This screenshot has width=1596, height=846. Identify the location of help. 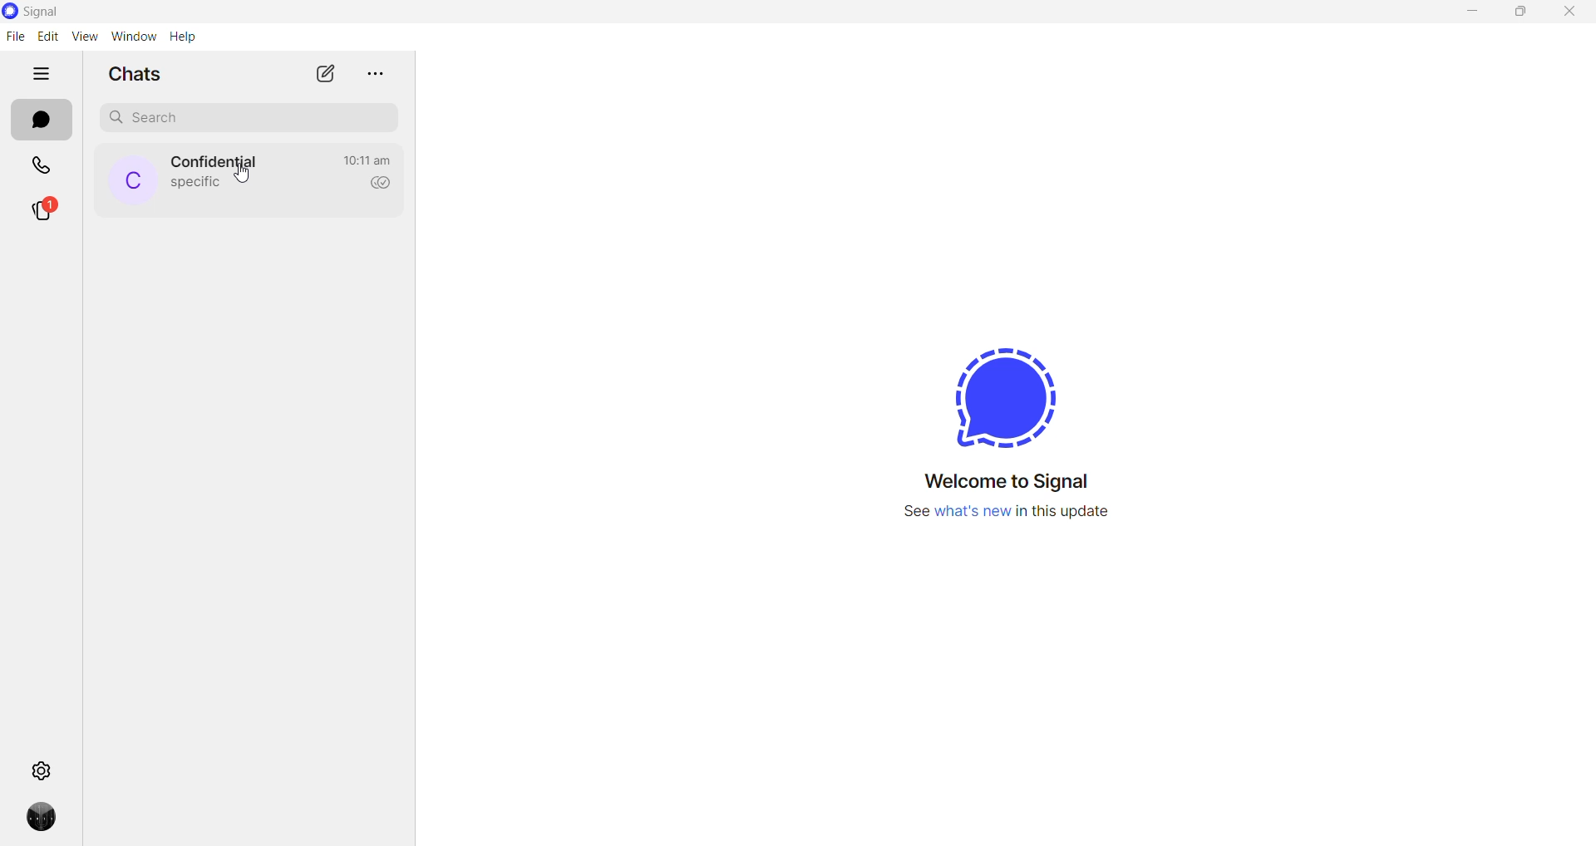
(182, 38).